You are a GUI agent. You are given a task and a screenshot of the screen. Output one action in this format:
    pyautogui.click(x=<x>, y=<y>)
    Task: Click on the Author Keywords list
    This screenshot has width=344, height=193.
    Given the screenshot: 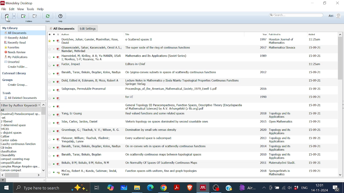 What is the action you would take?
    pyautogui.click(x=20, y=114)
    